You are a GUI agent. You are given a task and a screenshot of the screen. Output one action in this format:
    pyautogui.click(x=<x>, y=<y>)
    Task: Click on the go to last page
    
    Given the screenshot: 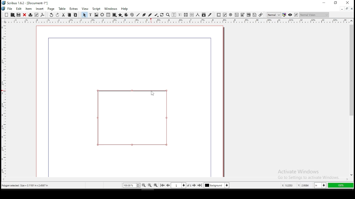 What is the action you would take?
    pyautogui.click(x=200, y=185)
    